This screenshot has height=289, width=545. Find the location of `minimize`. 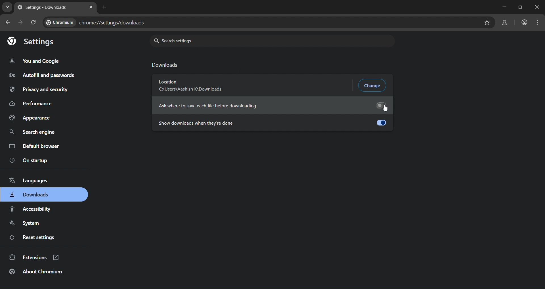

minimize is located at coordinates (504, 7).